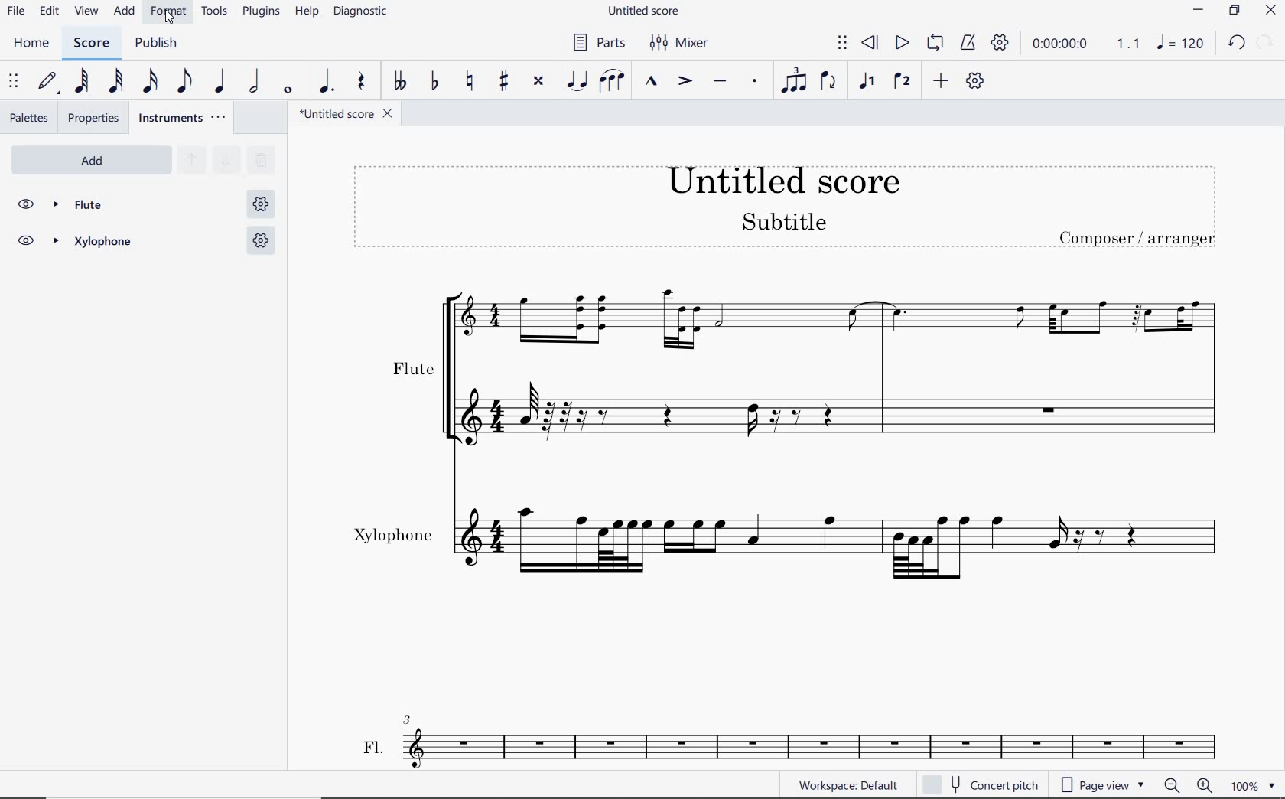 This screenshot has height=799, width=1285. Describe the element at coordinates (867, 83) in the screenshot. I see `VOICE 1` at that location.